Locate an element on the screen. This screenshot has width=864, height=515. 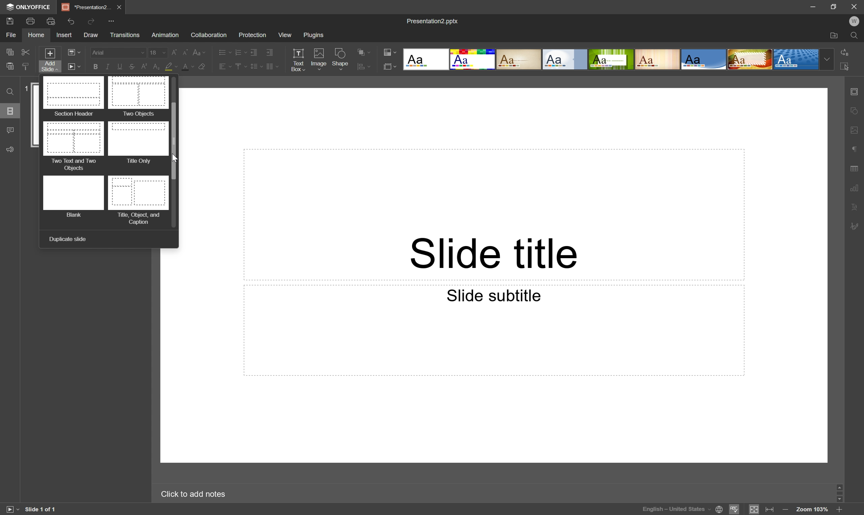
Click to add notes is located at coordinates (198, 493).